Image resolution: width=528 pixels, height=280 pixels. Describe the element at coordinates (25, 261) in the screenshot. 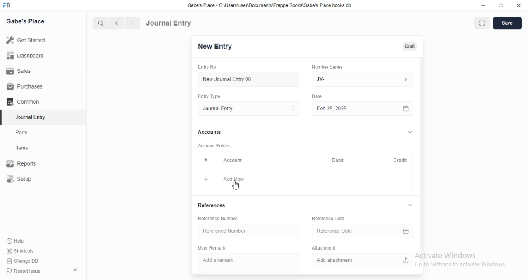

I see `Change DB` at that location.